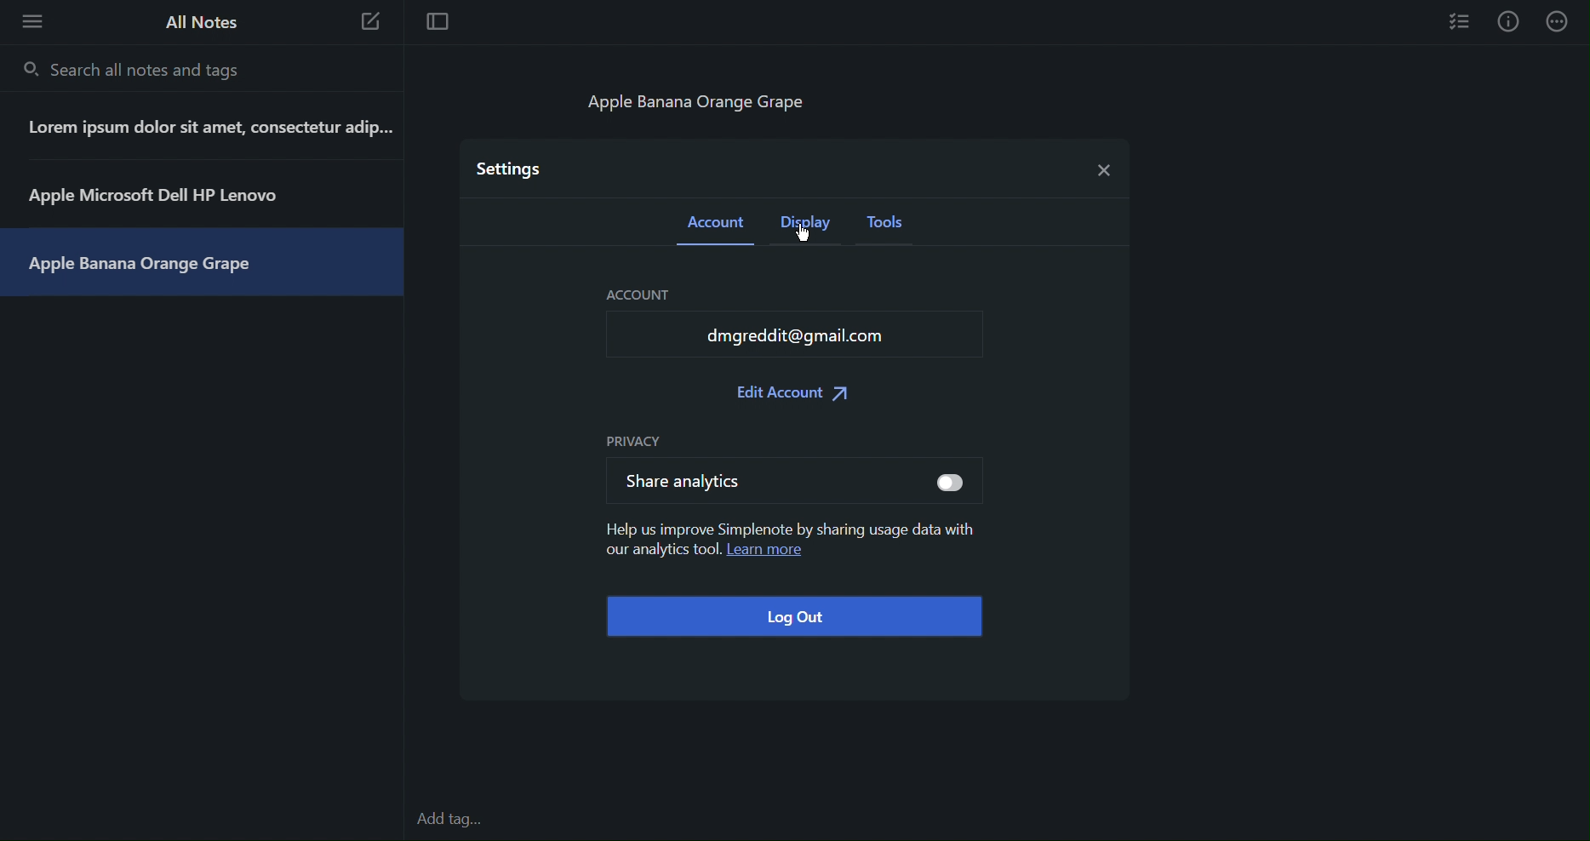 The image size is (1590, 841). I want to click on New Note, so click(371, 25).